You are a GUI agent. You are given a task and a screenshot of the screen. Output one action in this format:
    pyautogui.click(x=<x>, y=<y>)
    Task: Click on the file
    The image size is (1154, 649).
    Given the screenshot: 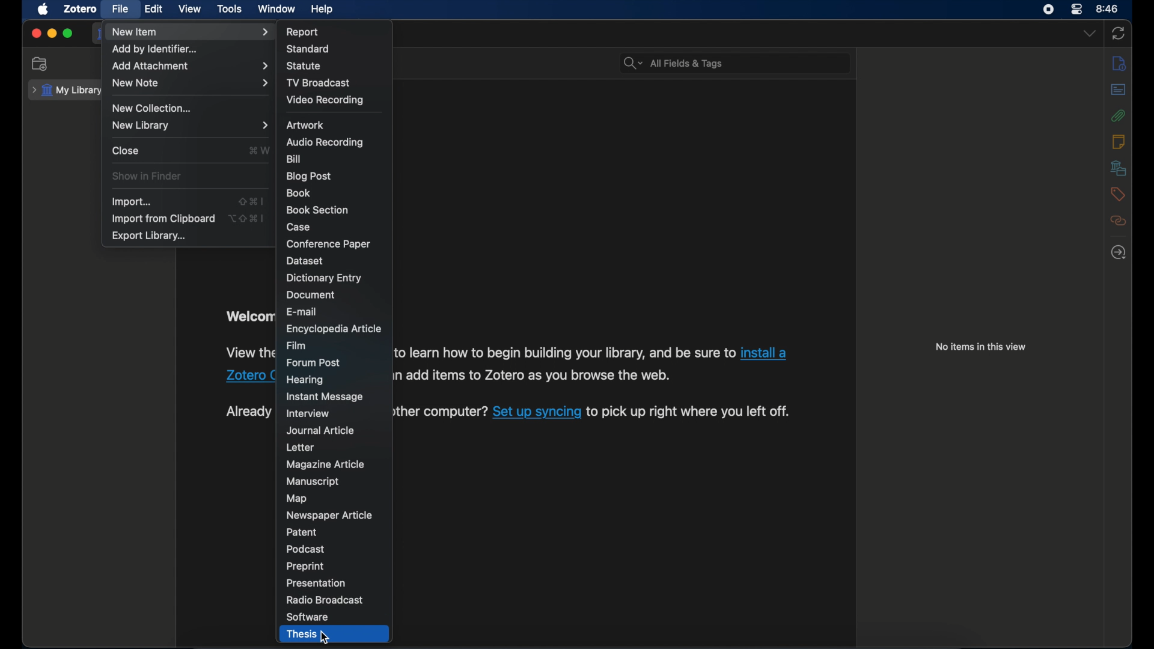 What is the action you would take?
    pyautogui.click(x=120, y=9)
    